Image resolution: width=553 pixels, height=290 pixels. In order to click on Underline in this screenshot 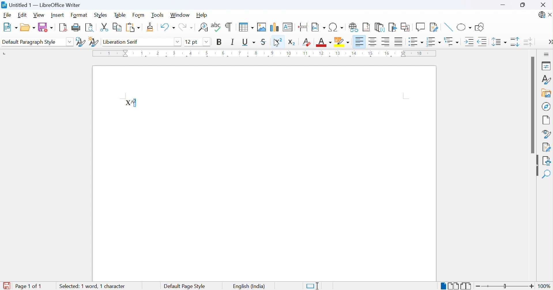, I will do `click(248, 43)`.